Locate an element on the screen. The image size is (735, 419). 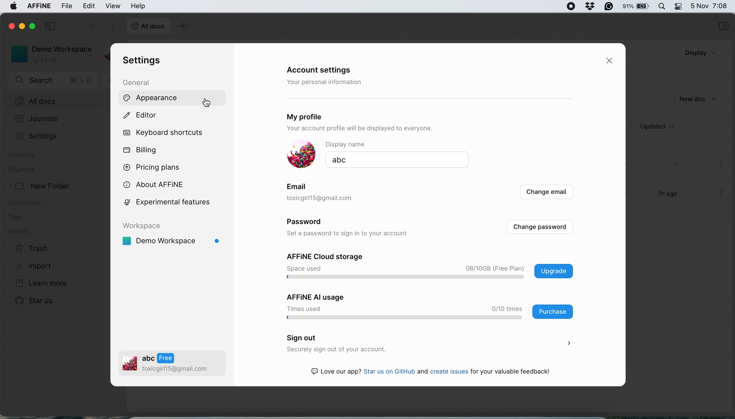
TImes used is located at coordinates (303, 308).